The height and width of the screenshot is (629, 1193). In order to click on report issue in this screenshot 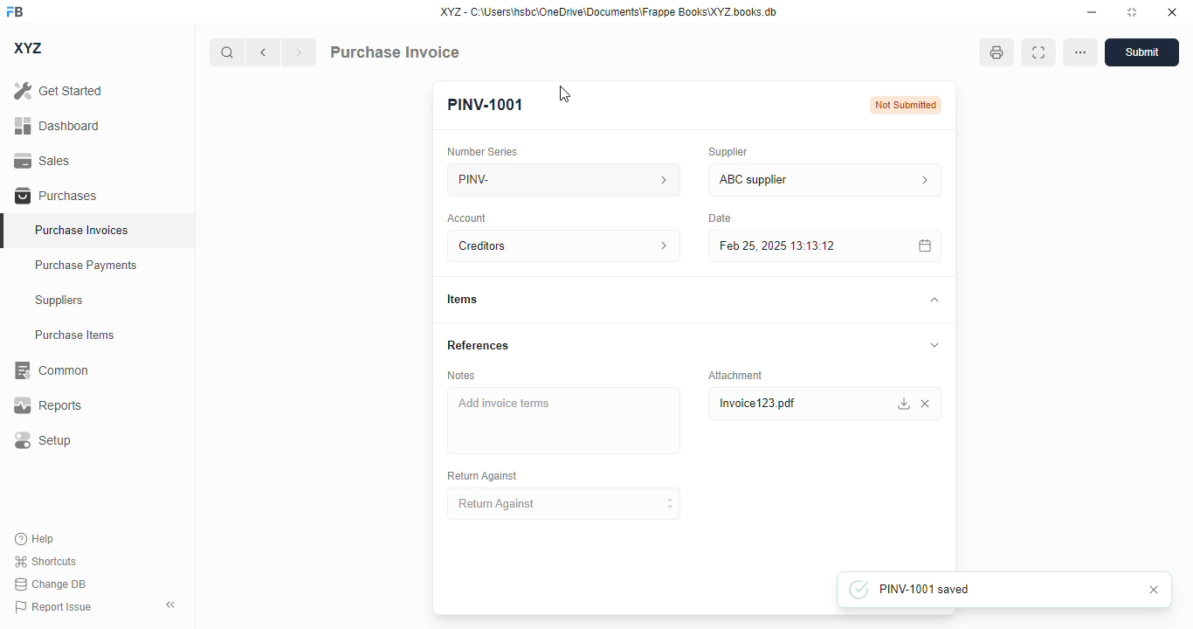, I will do `click(52, 607)`.